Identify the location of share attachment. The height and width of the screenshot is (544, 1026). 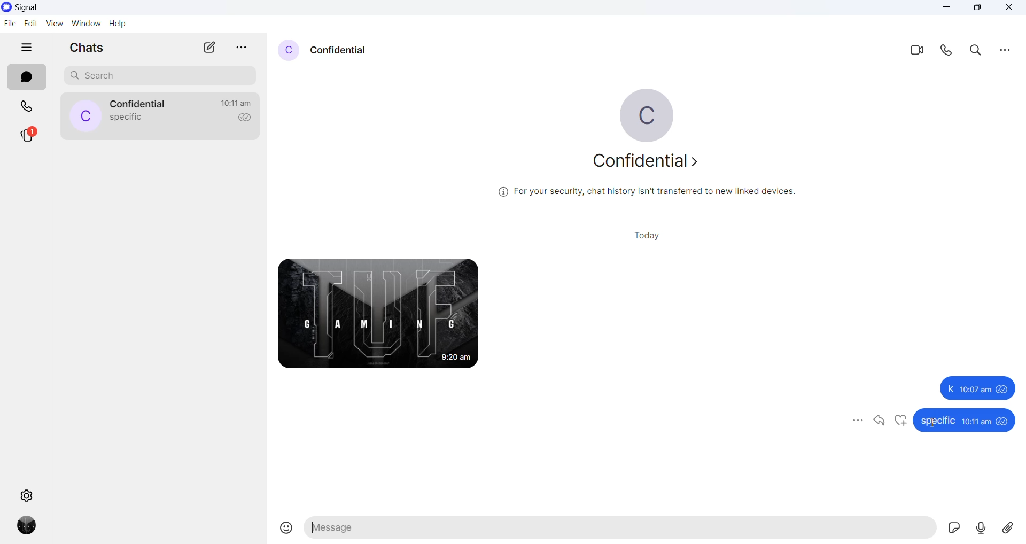
(1011, 528).